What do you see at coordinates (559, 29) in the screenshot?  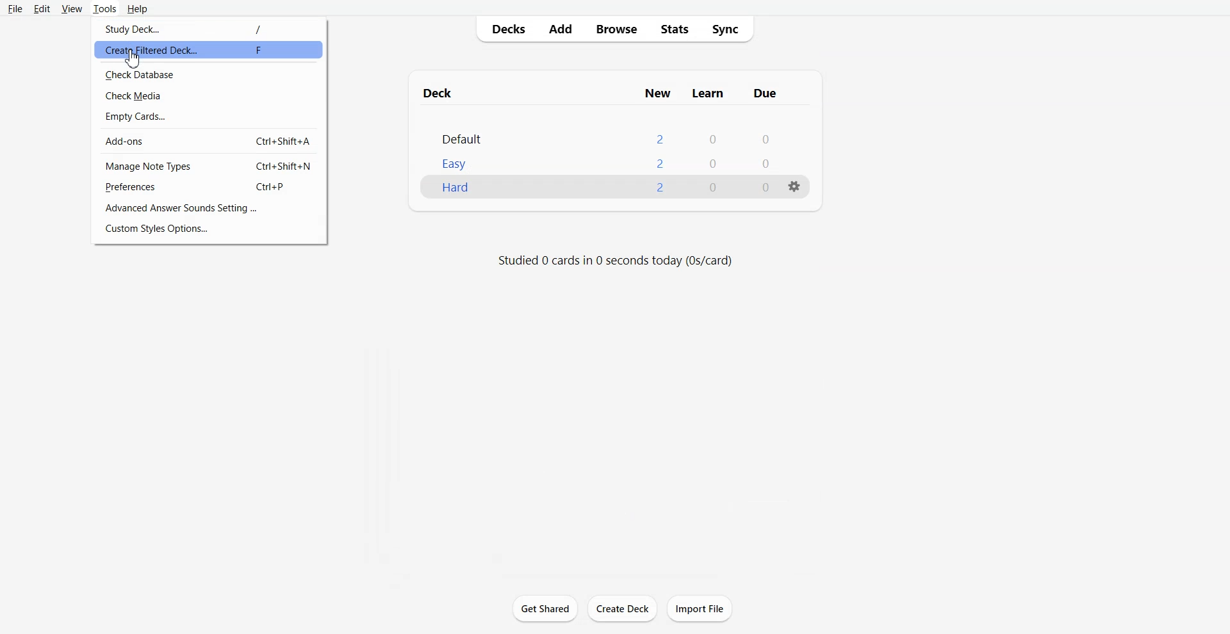 I see `Add` at bounding box center [559, 29].